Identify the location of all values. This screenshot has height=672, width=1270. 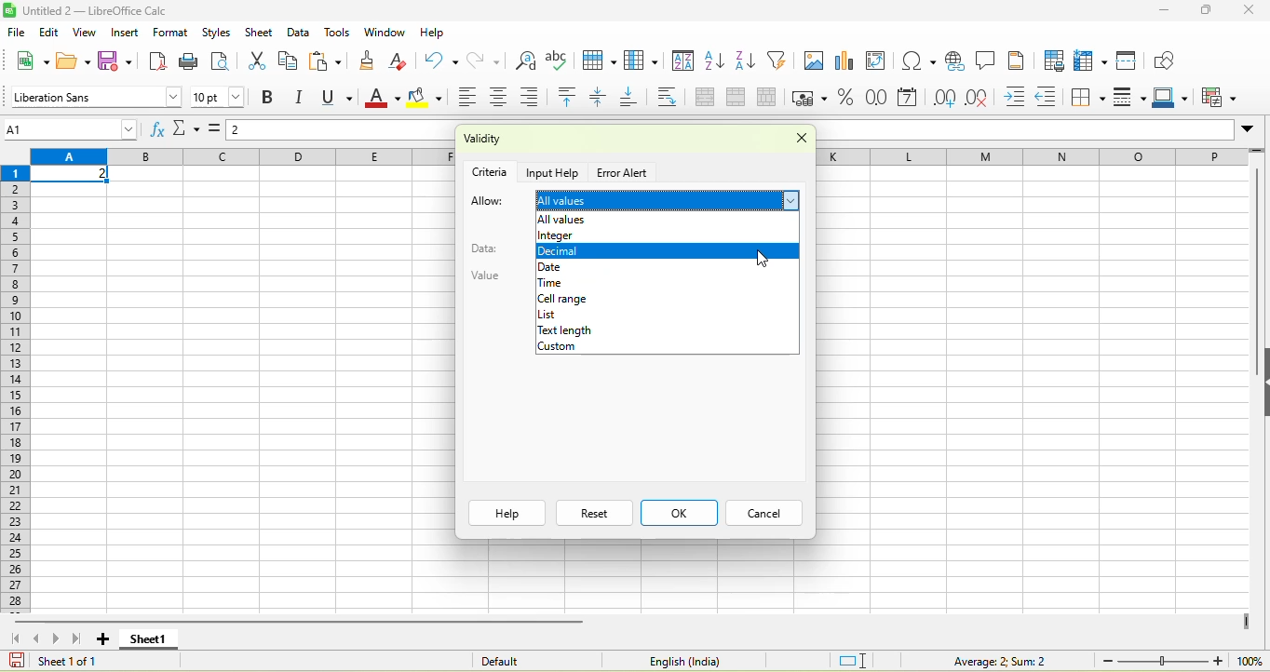
(669, 201).